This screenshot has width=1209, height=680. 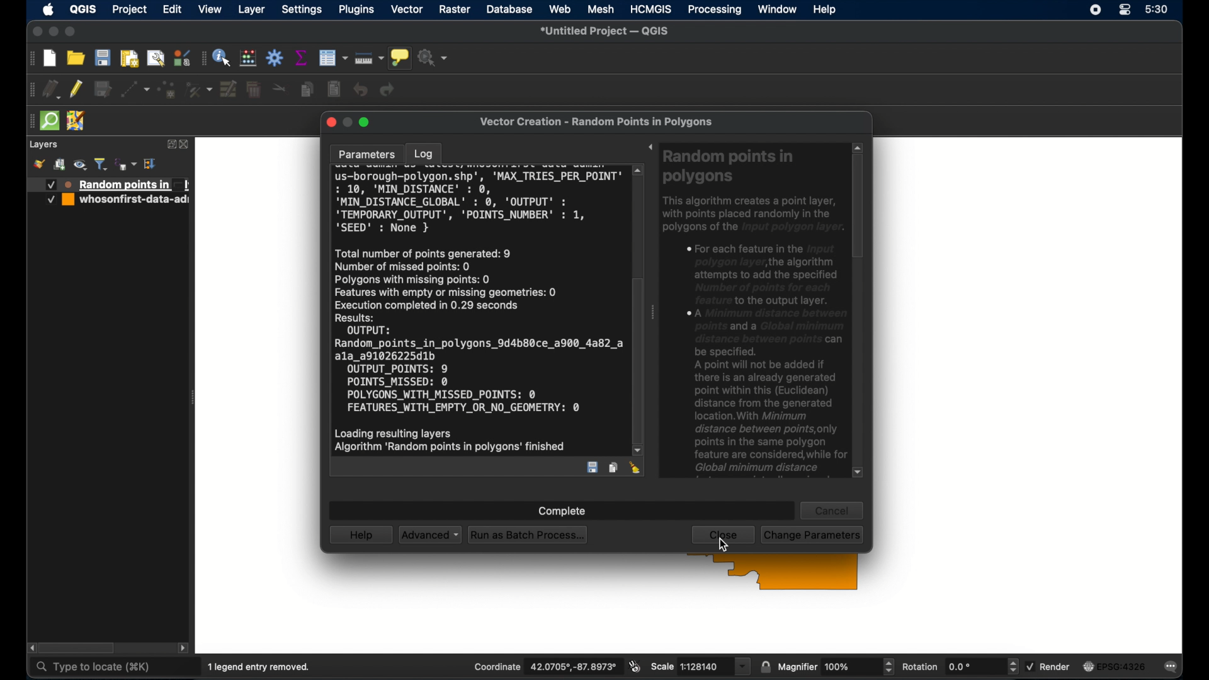 What do you see at coordinates (129, 58) in the screenshot?
I see `print layout` at bounding box center [129, 58].